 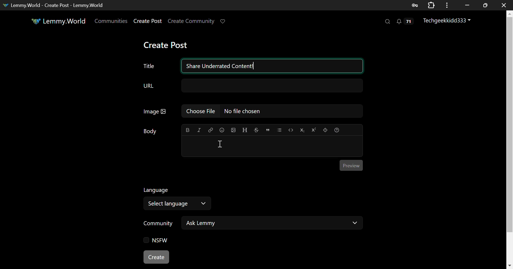 What do you see at coordinates (387, 21) in the screenshot?
I see `Search` at bounding box center [387, 21].